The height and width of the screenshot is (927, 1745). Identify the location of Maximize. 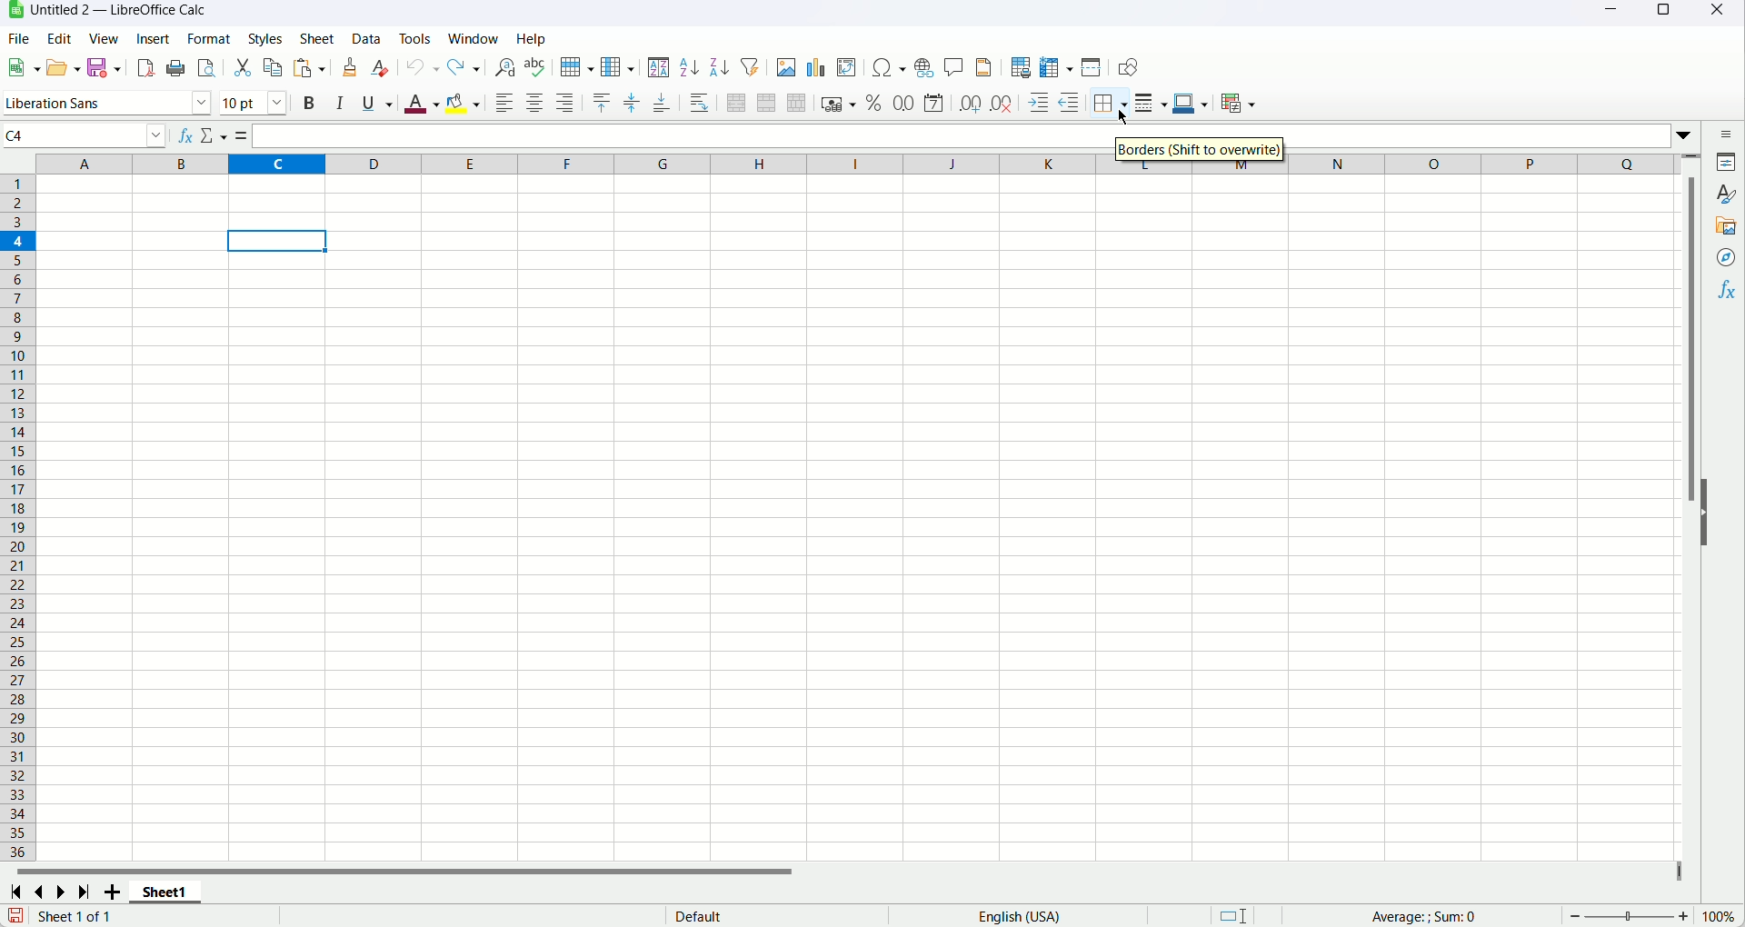
(1661, 14).